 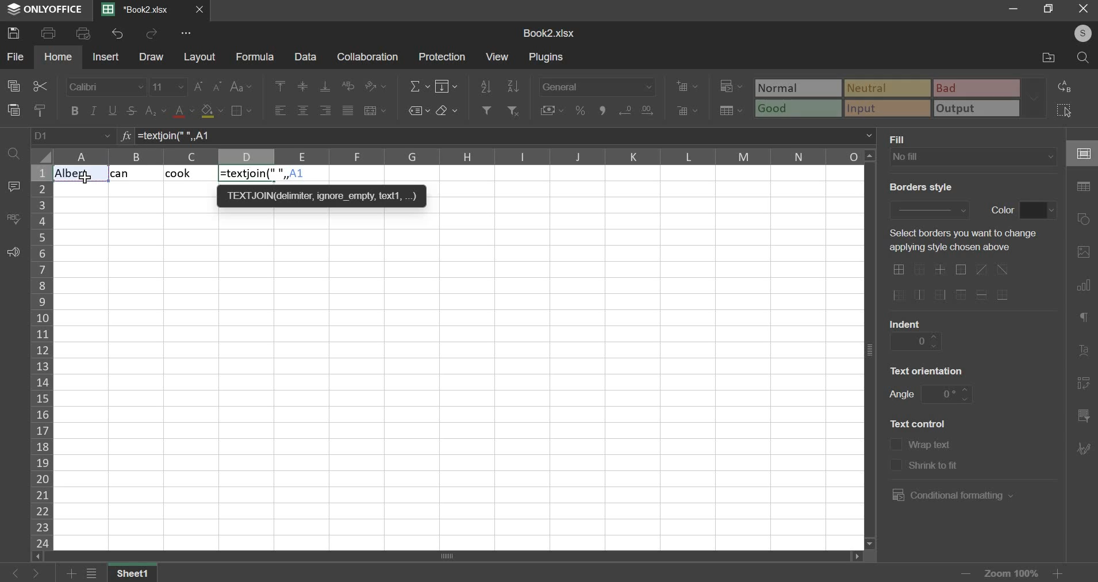 I want to click on text, so click(x=932, y=446).